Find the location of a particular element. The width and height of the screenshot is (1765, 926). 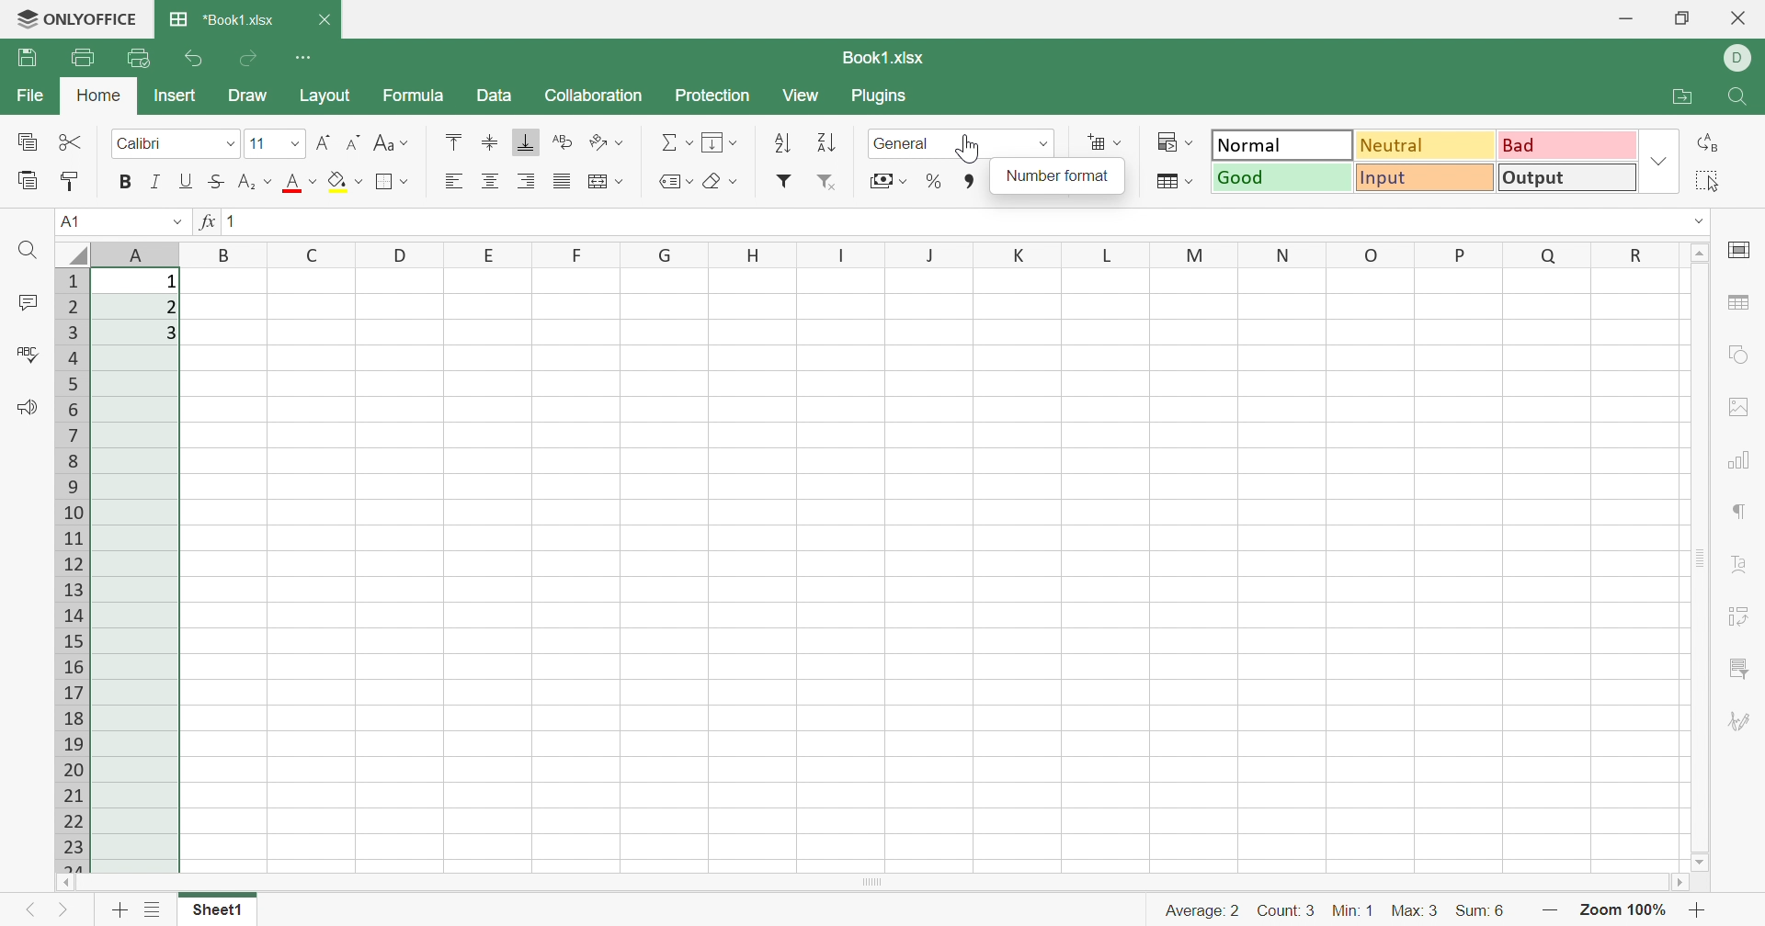

Paragraph settings is located at coordinates (1742, 512).